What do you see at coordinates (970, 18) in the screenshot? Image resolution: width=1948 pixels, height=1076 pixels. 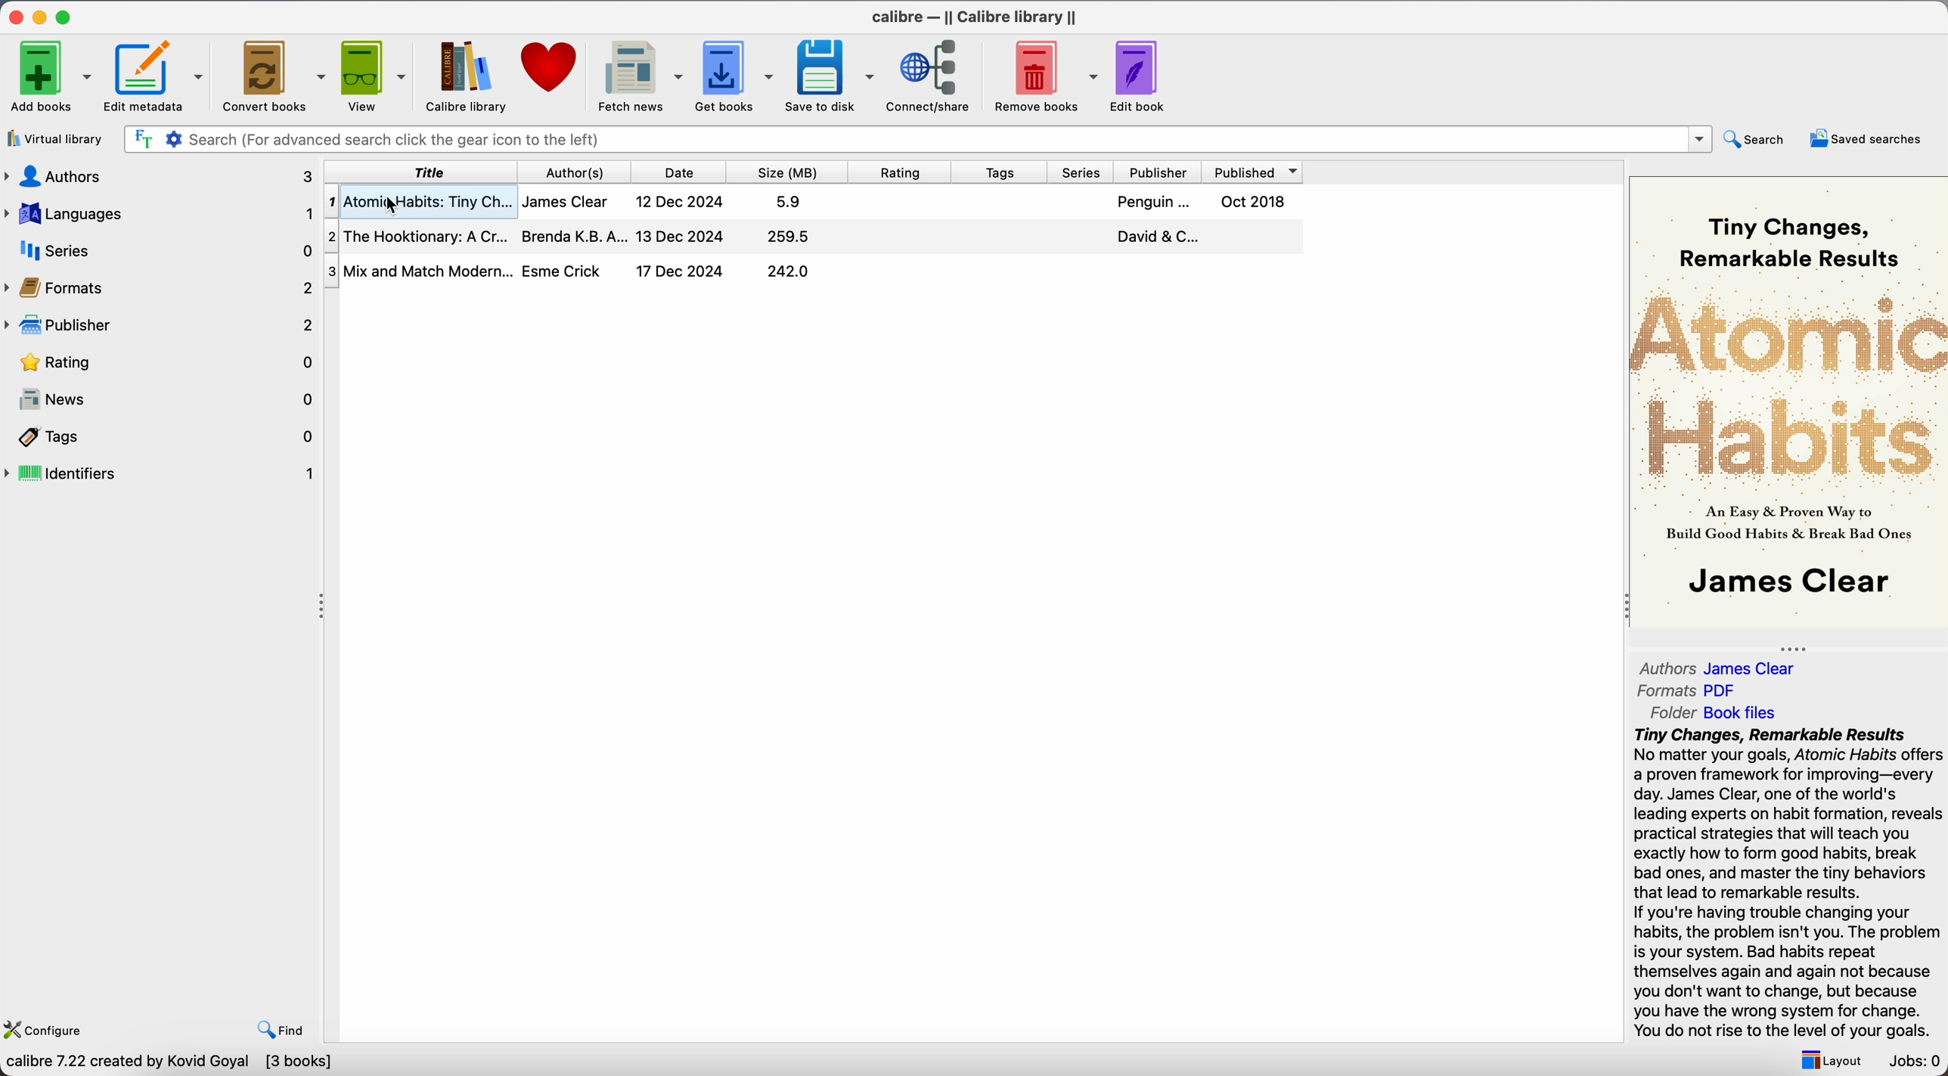 I see `Calibre - || Calibre library ||` at bounding box center [970, 18].